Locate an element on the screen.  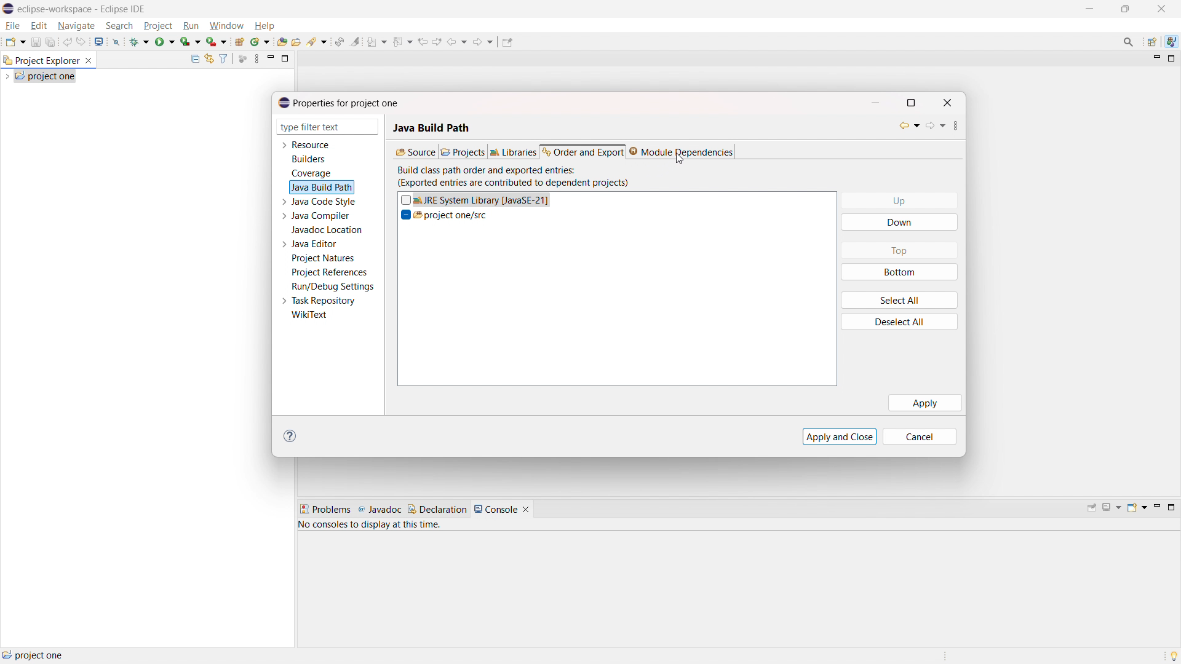
coverage is located at coordinates (191, 41).